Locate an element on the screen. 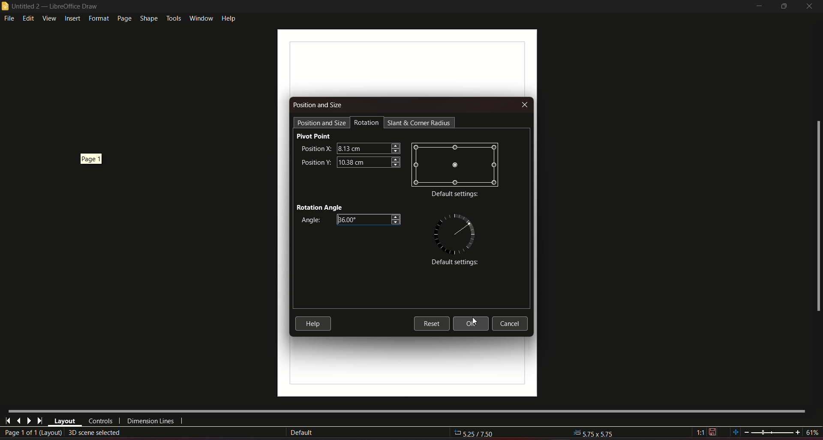  scrollbar is located at coordinates (817, 217).